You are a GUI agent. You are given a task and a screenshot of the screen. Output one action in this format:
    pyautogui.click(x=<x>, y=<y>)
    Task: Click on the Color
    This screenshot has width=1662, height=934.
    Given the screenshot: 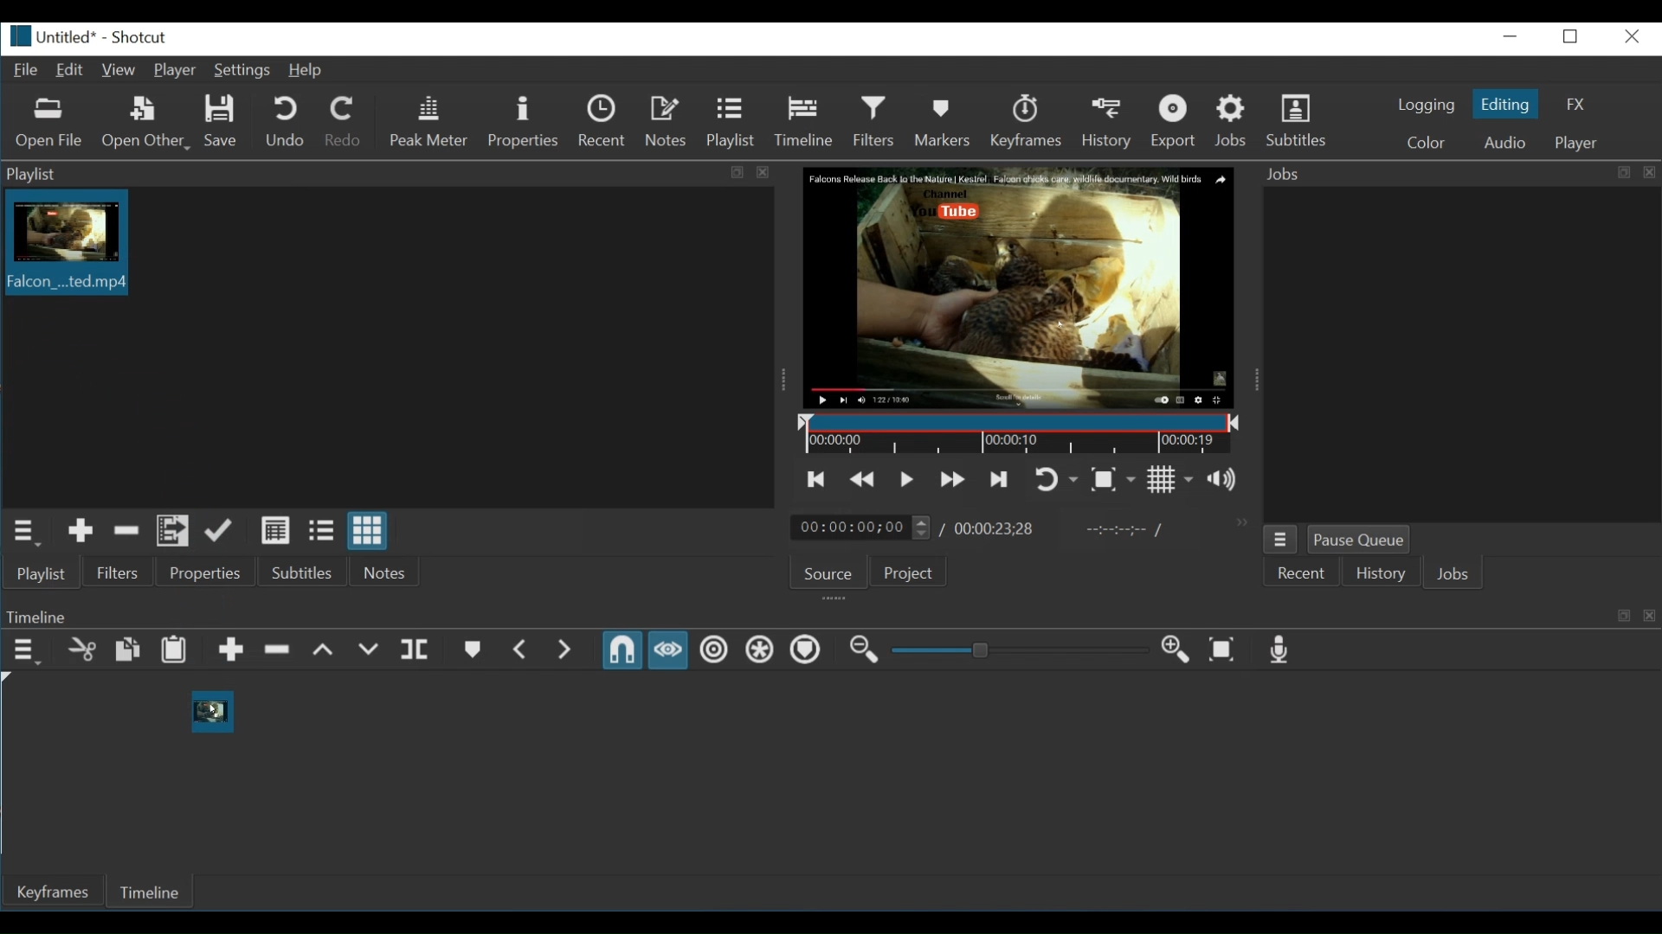 What is the action you would take?
    pyautogui.click(x=1427, y=142)
    